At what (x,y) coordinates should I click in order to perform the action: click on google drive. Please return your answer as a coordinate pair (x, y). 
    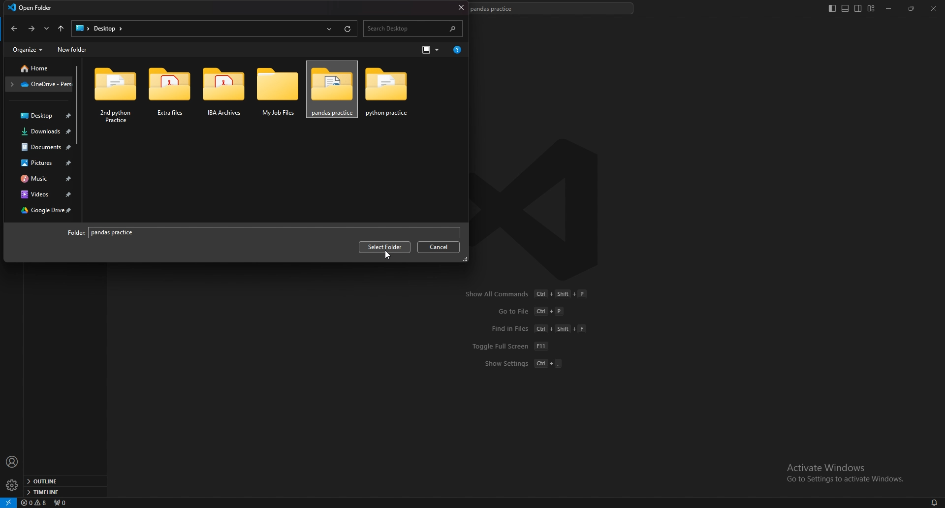
    Looking at the image, I should click on (43, 211).